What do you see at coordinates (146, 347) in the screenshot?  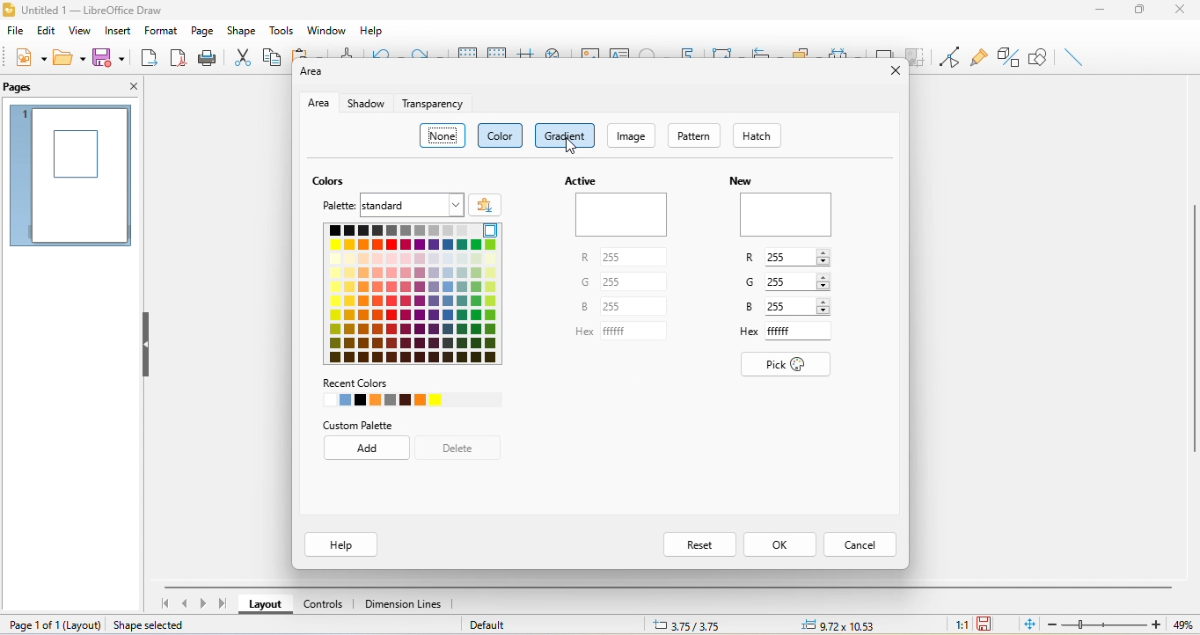 I see `hide` at bounding box center [146, 347].